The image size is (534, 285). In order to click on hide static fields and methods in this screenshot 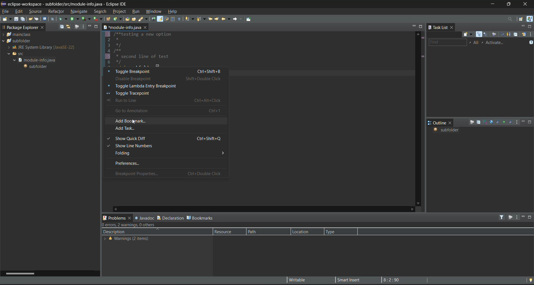, I will do `click(498, 122)`.